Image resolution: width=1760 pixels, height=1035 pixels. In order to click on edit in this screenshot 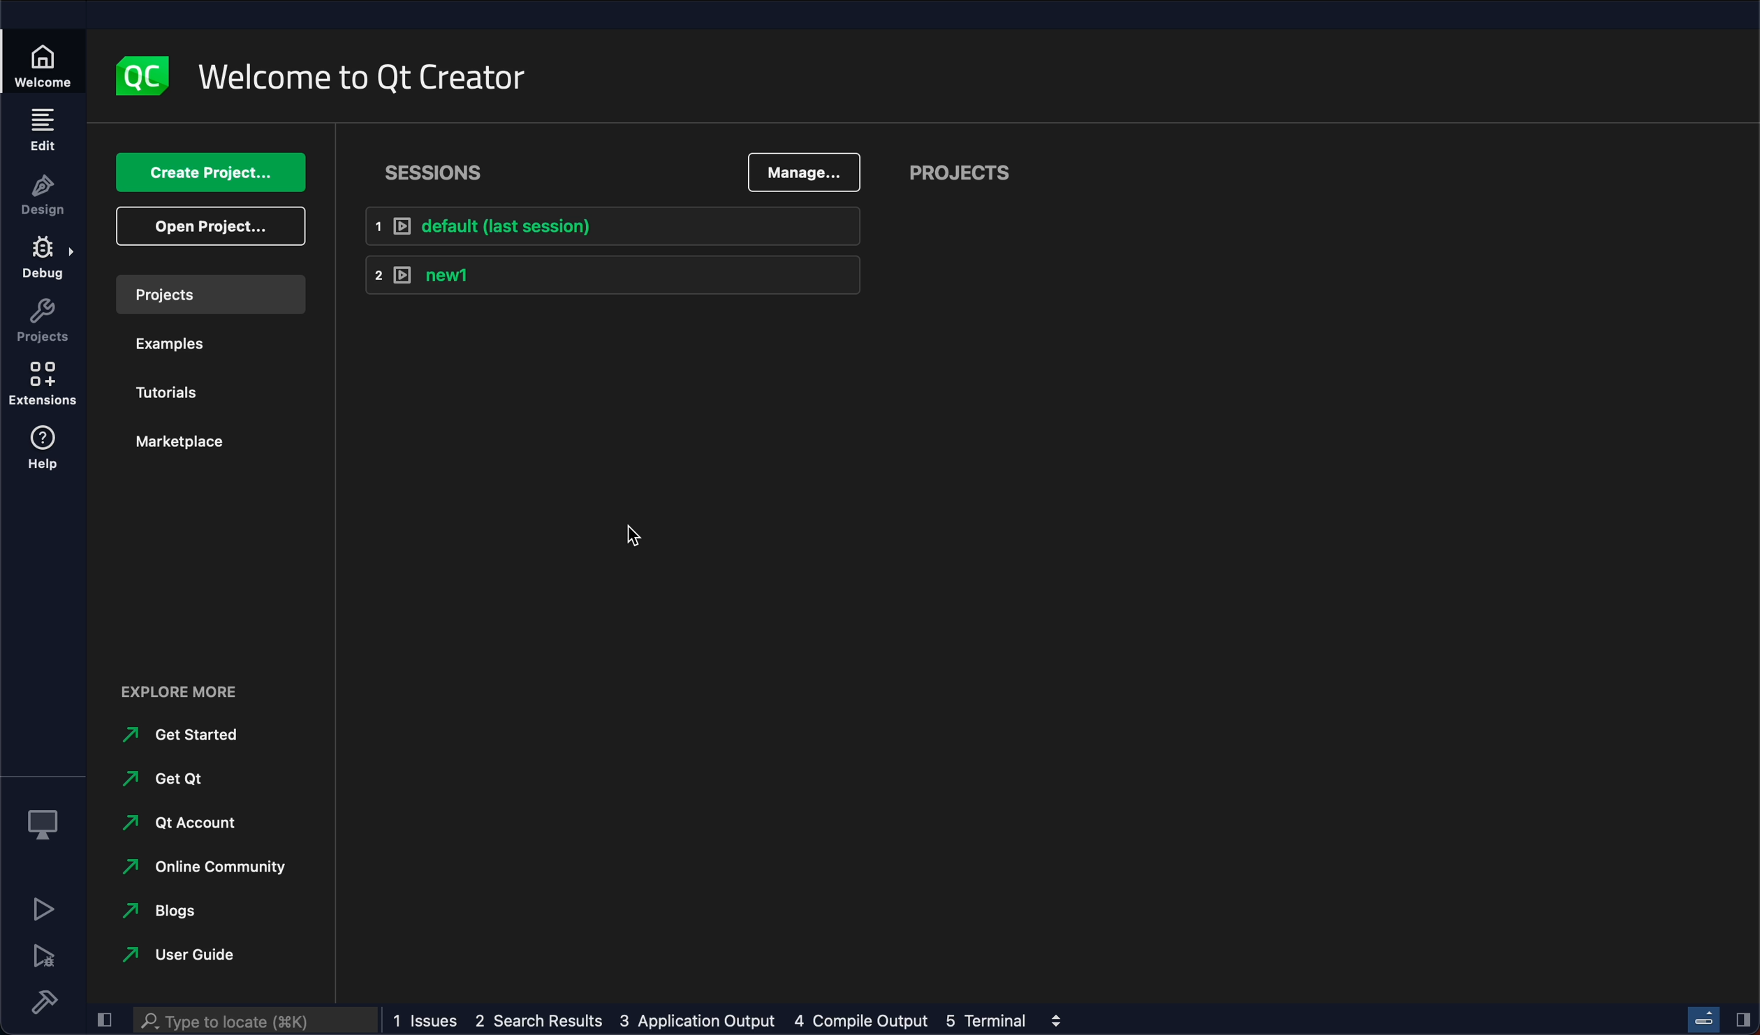, I will do `click(42, 129)`.